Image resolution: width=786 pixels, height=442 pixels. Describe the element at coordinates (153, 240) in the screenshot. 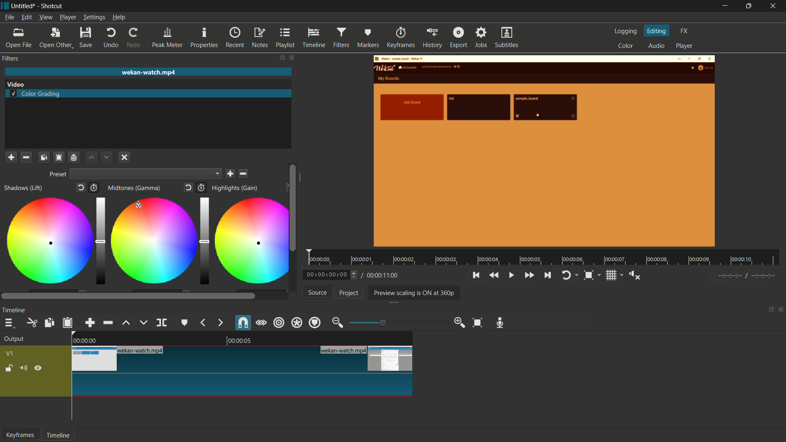

I see `color adjustment` at that location.